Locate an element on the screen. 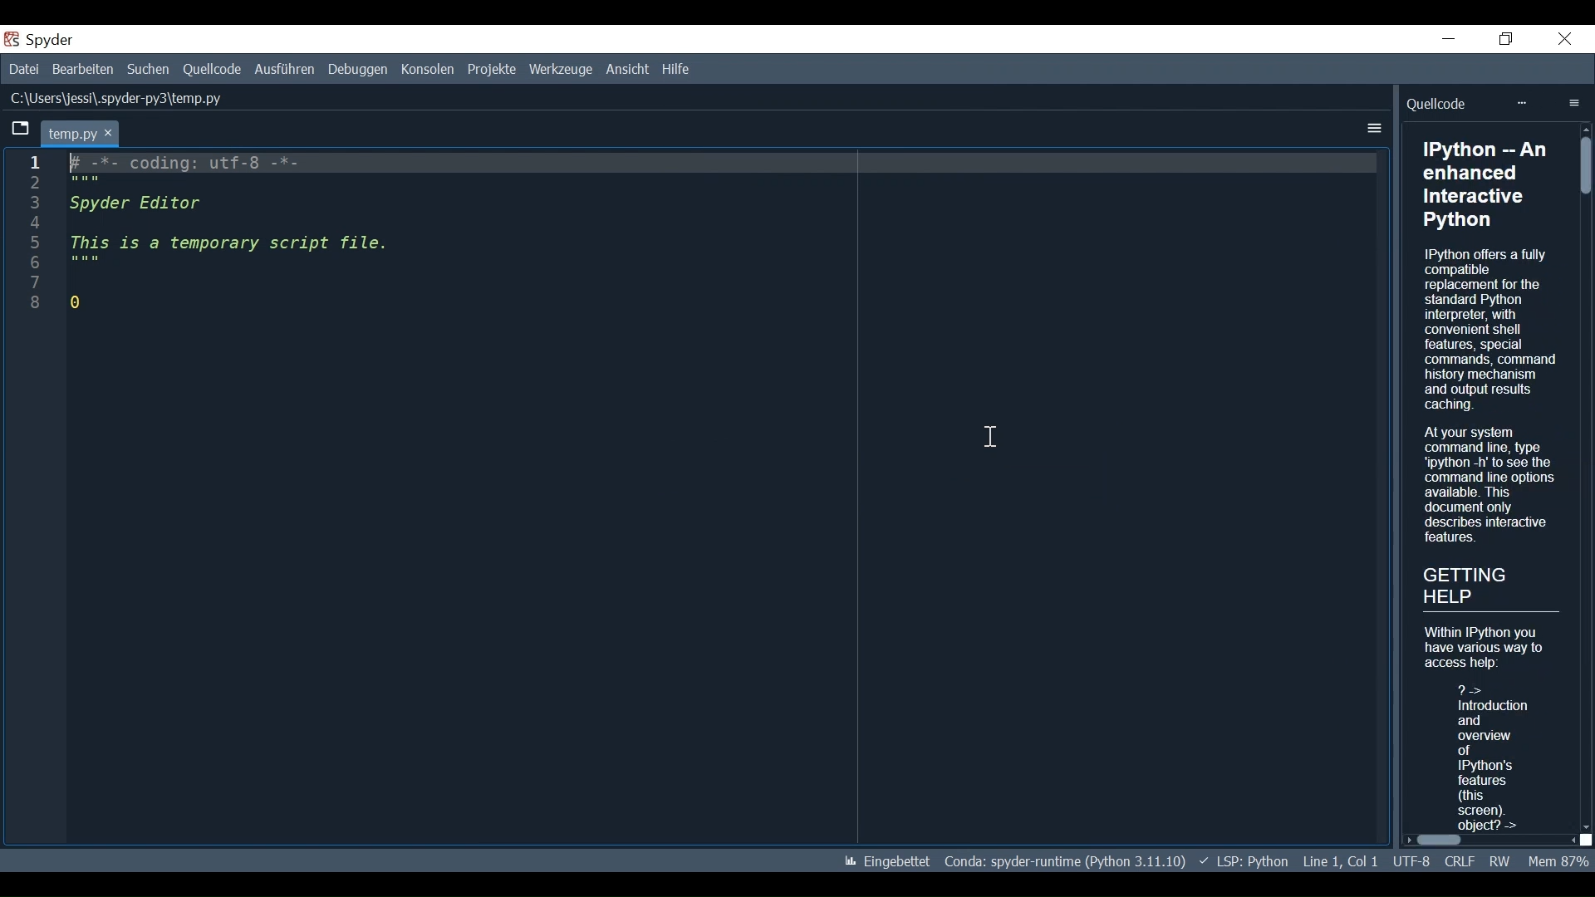 The height and width of the screenshot is (897, 1595). Eingebettet is located at coordinates (888, 862).